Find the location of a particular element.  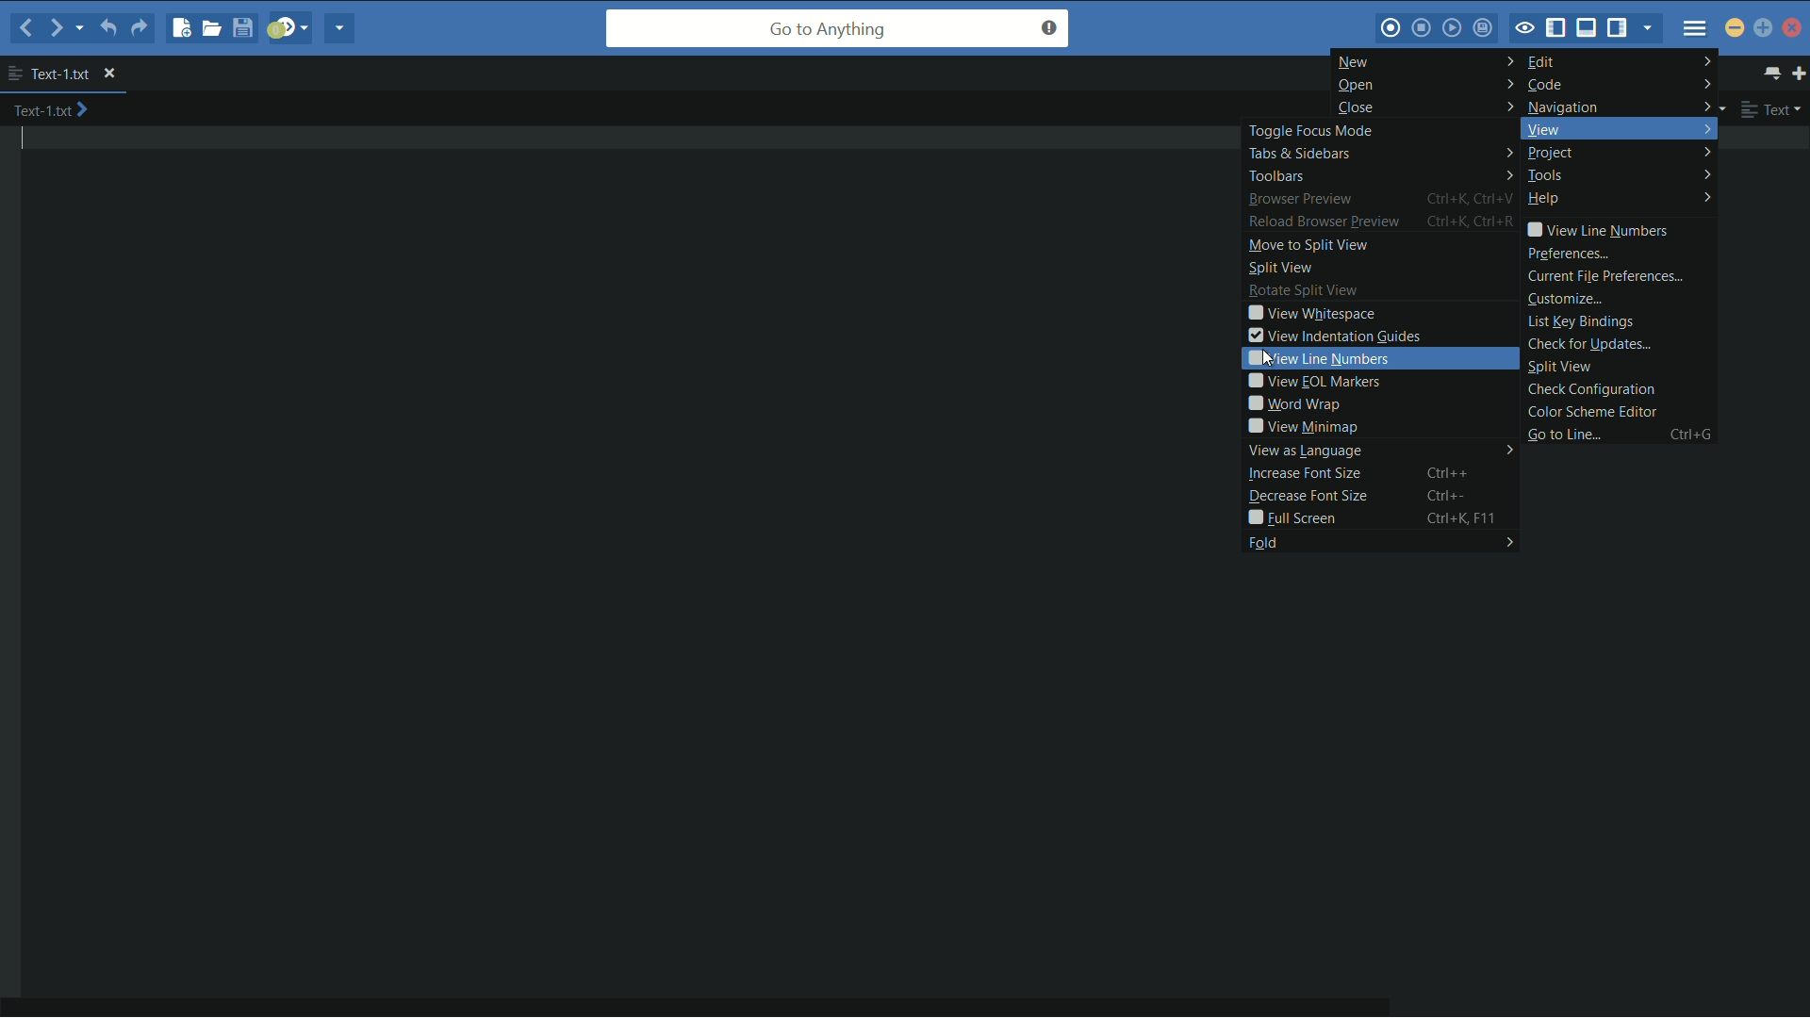

save file is located at coordinates (240, 30).